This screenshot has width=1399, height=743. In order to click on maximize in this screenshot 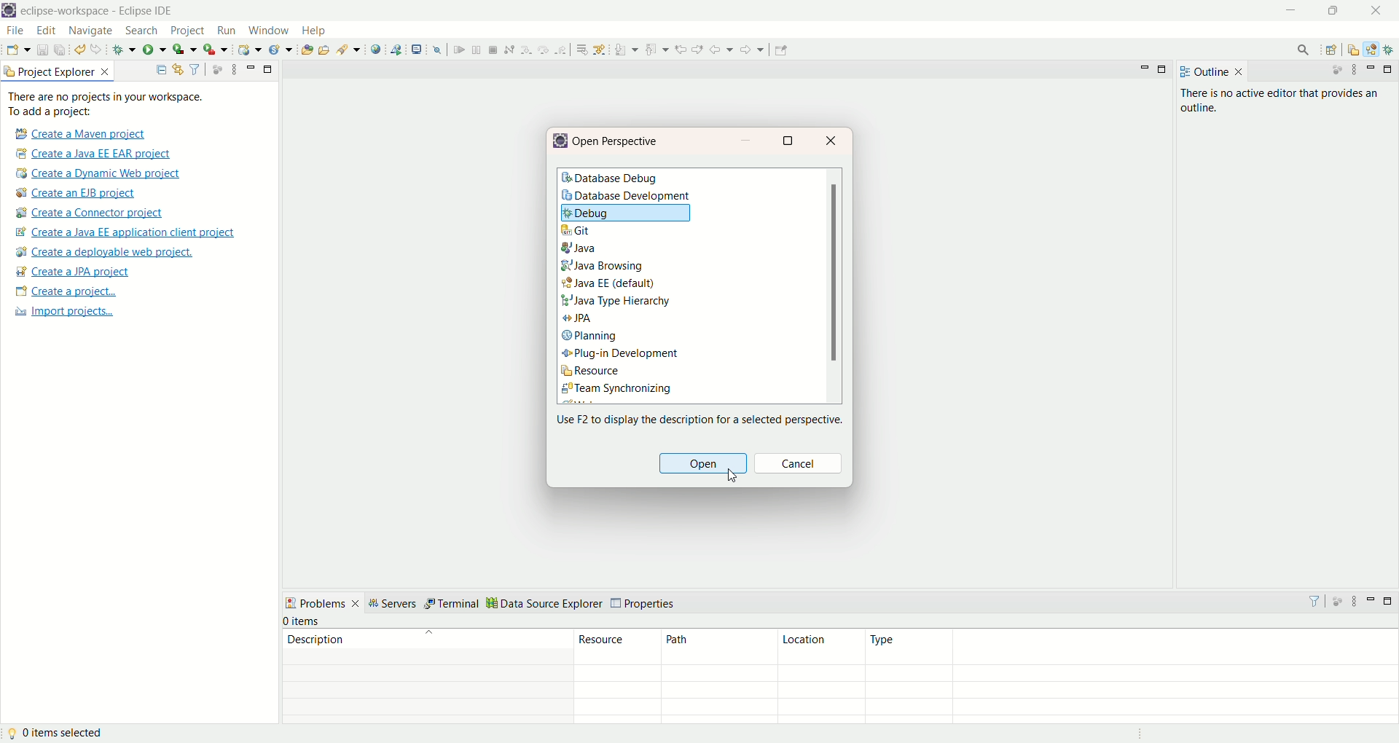, I will do `click(792, 141)`.